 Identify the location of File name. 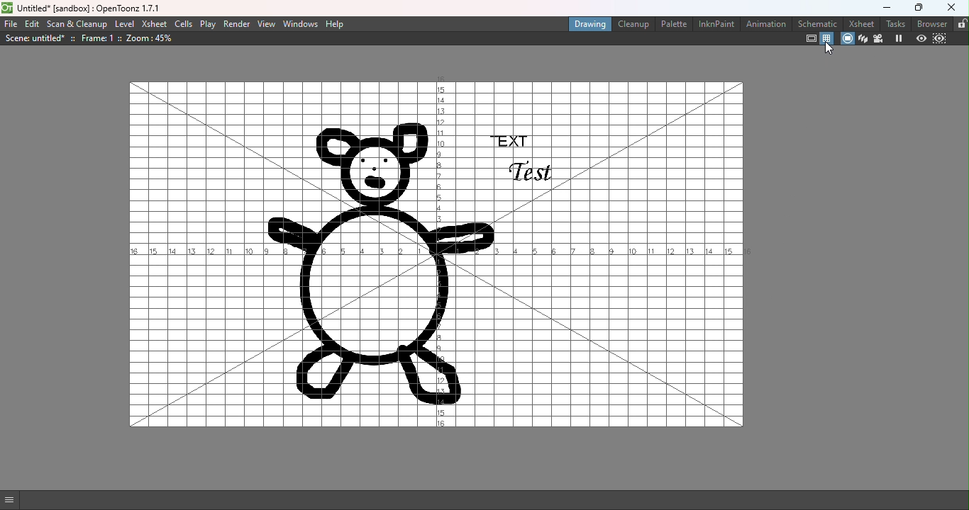
(84, 8).